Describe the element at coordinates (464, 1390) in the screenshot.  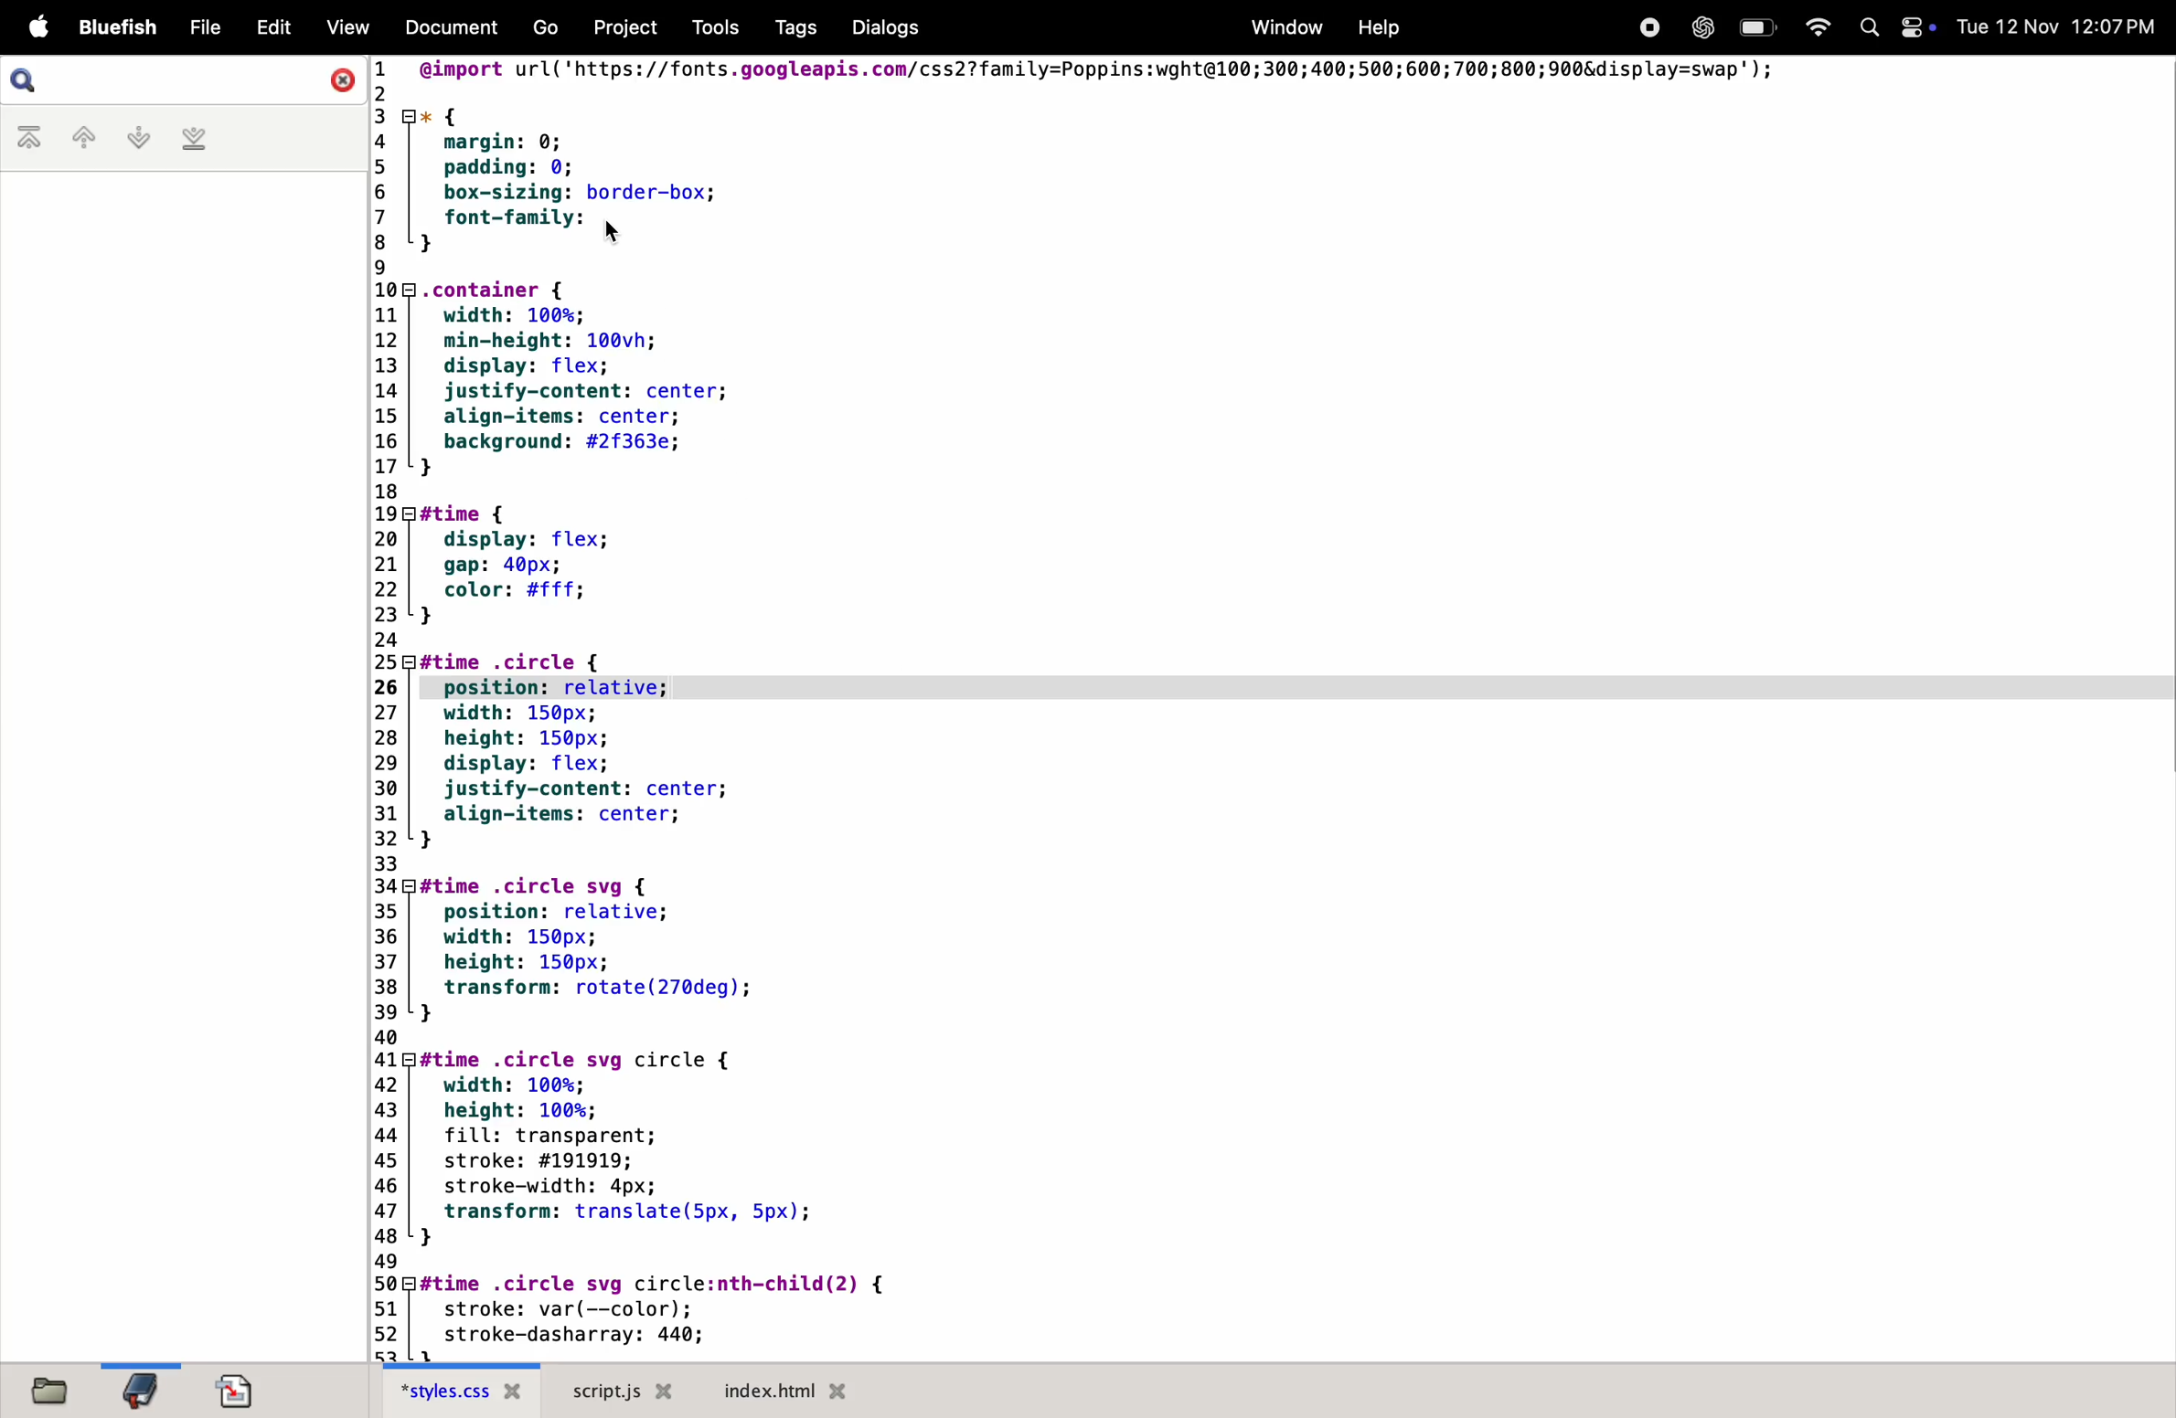
I see `style.css` at that location.